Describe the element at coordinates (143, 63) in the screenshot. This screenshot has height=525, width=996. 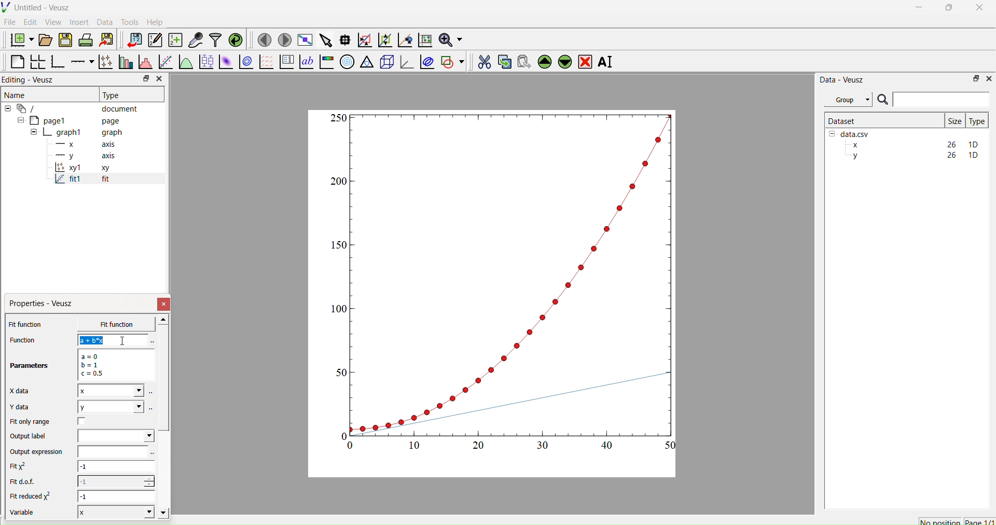
I see `Histogram of a dataset` at that location.